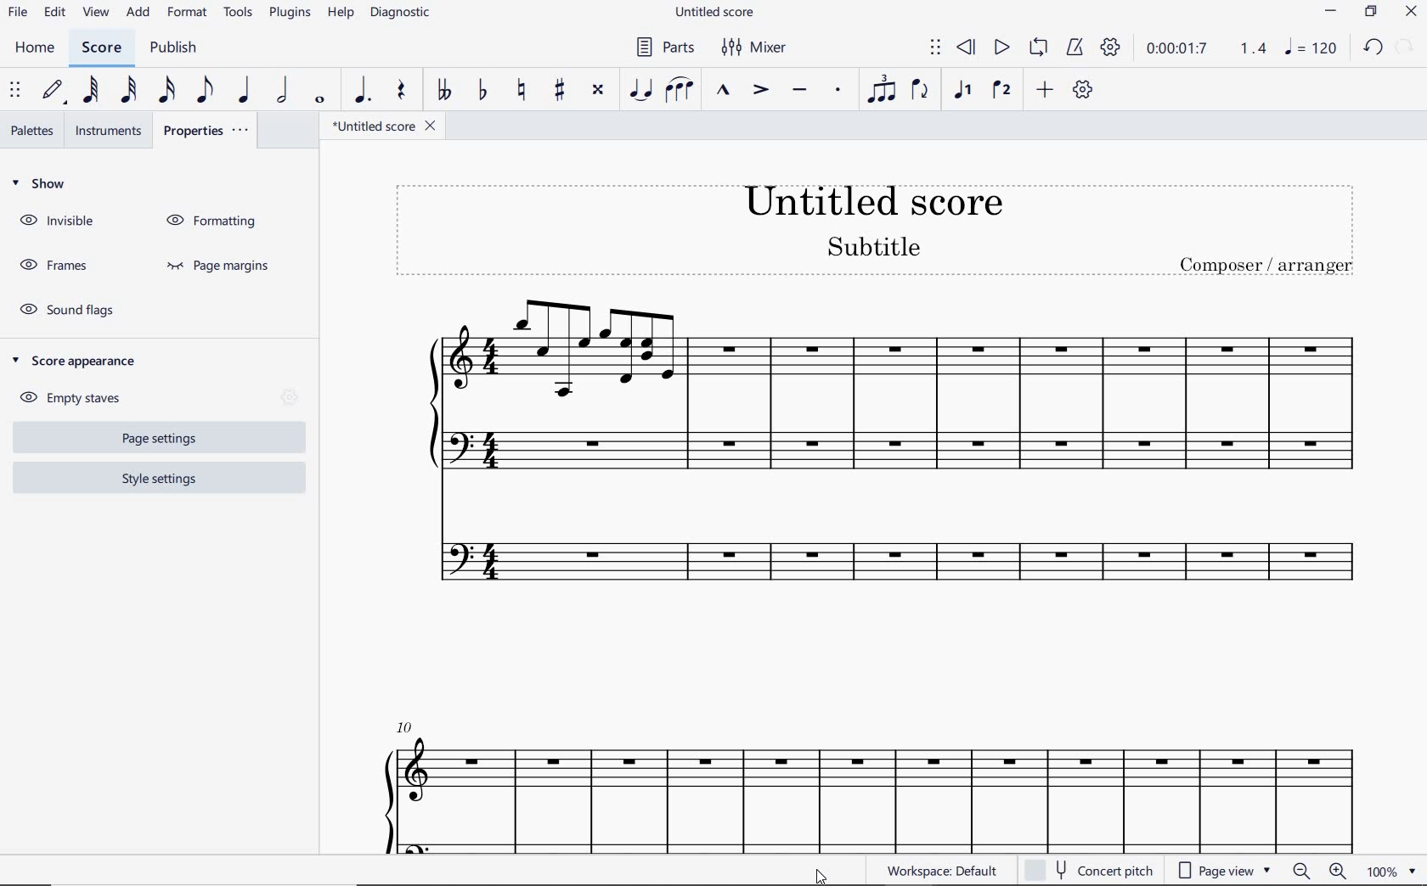 Image resolution: width=1427 pixels, height=886 pixels. Describe the element at coordinates (341, 13) in the screenshot. I see `HELP` at that location.